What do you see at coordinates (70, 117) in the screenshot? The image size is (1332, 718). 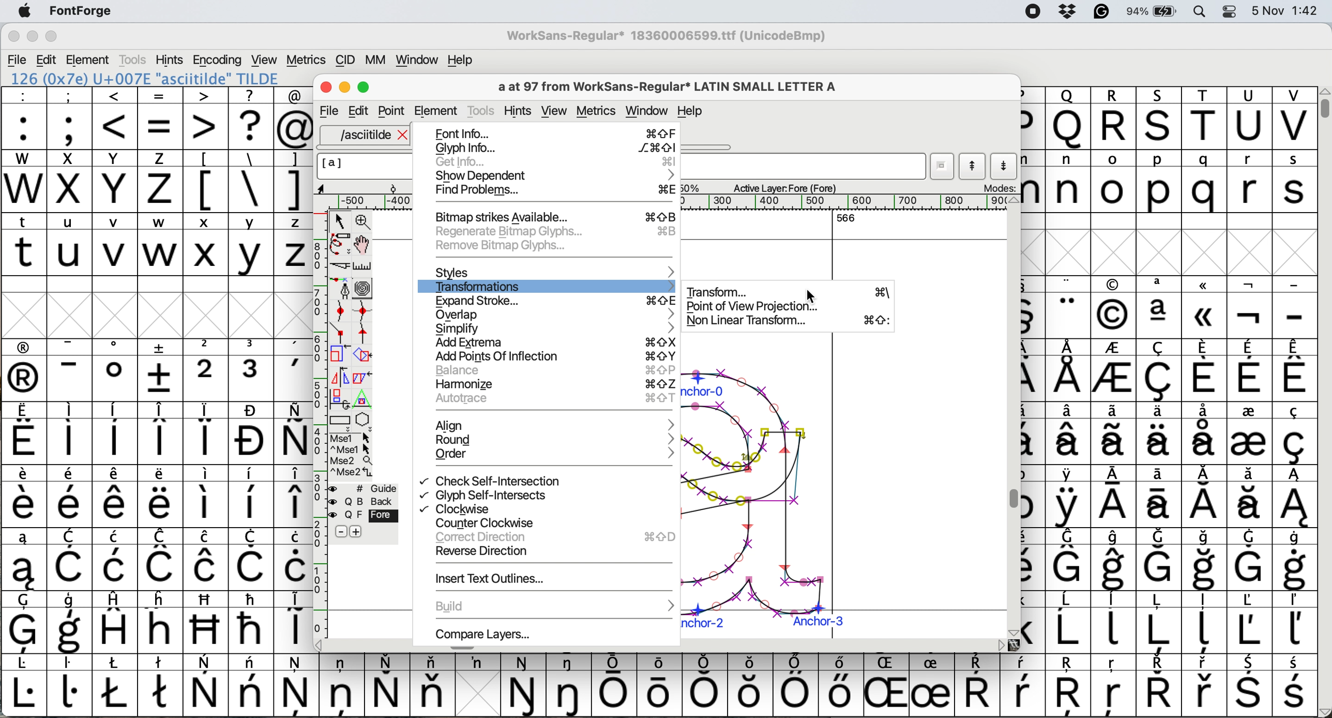 I see `;` at bounding box center [70, 117].